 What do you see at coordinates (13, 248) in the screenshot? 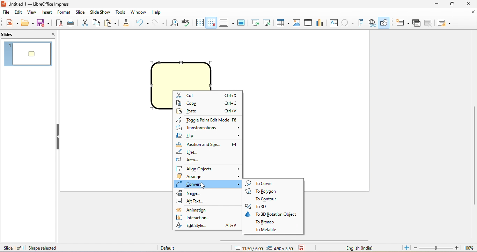
I see `slide 1 to 1` at bounding box center [13, 248].